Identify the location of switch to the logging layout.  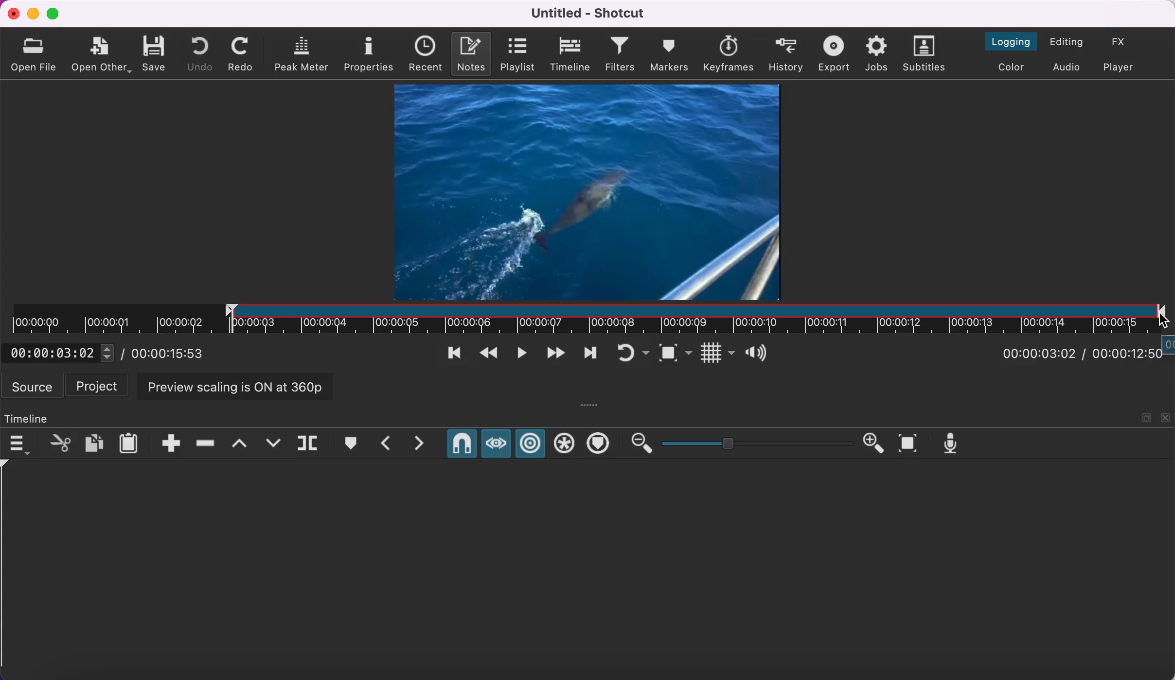
(1014, 41).